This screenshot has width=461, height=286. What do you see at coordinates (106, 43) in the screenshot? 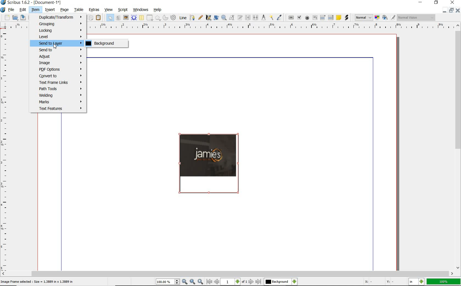
I see `Background` at bounding box center [106, 43].